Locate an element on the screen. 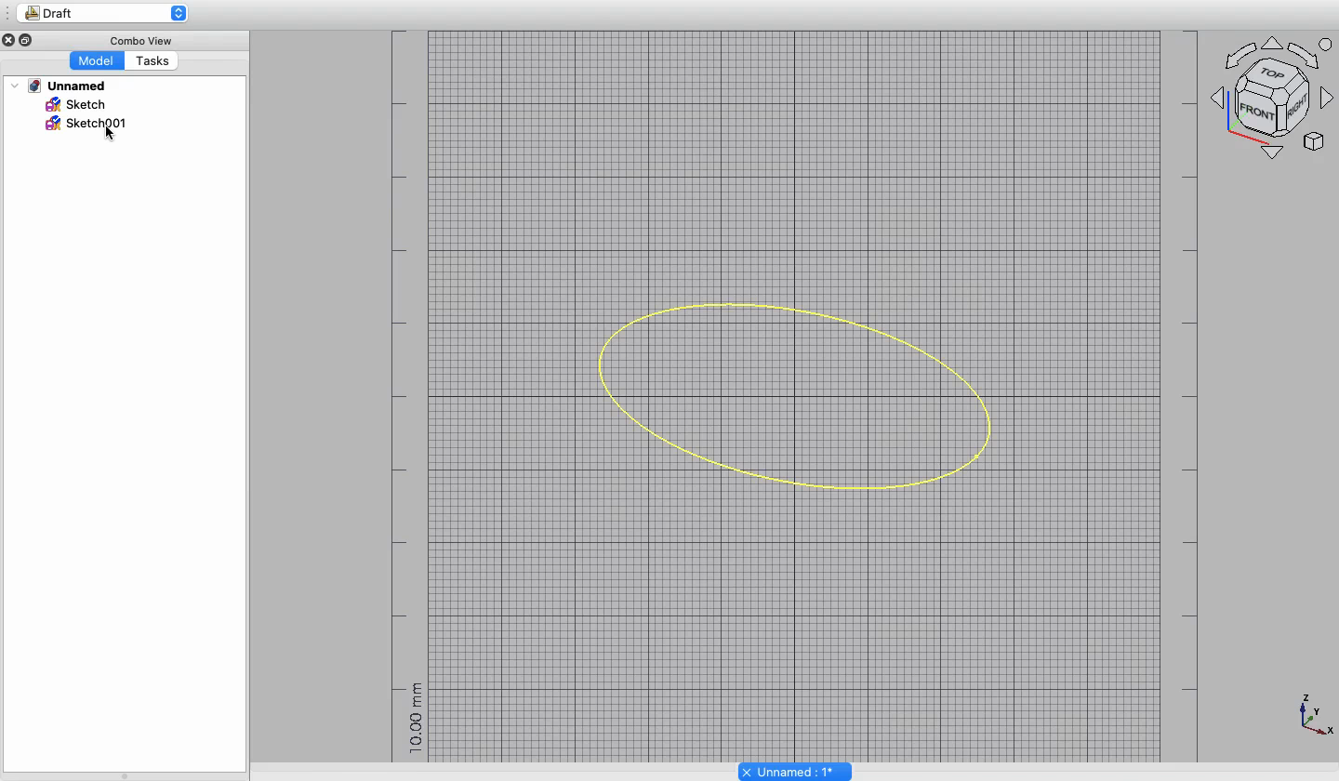 Image resolution: width=1339 pixels, height=781 pixels. Unnamed: 1 is located at coordinates (796, 770).